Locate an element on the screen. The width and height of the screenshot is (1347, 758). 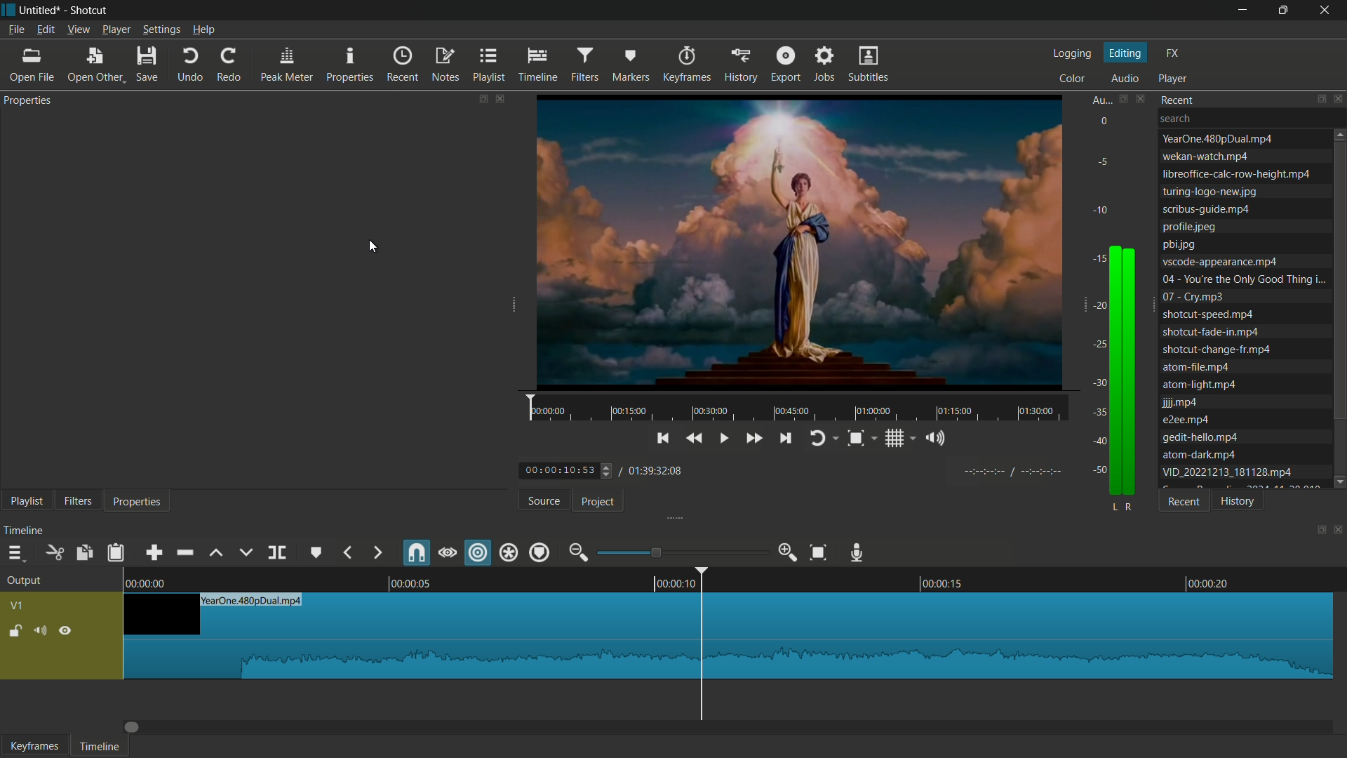
file-7 is located at coordinates (1180, 244).